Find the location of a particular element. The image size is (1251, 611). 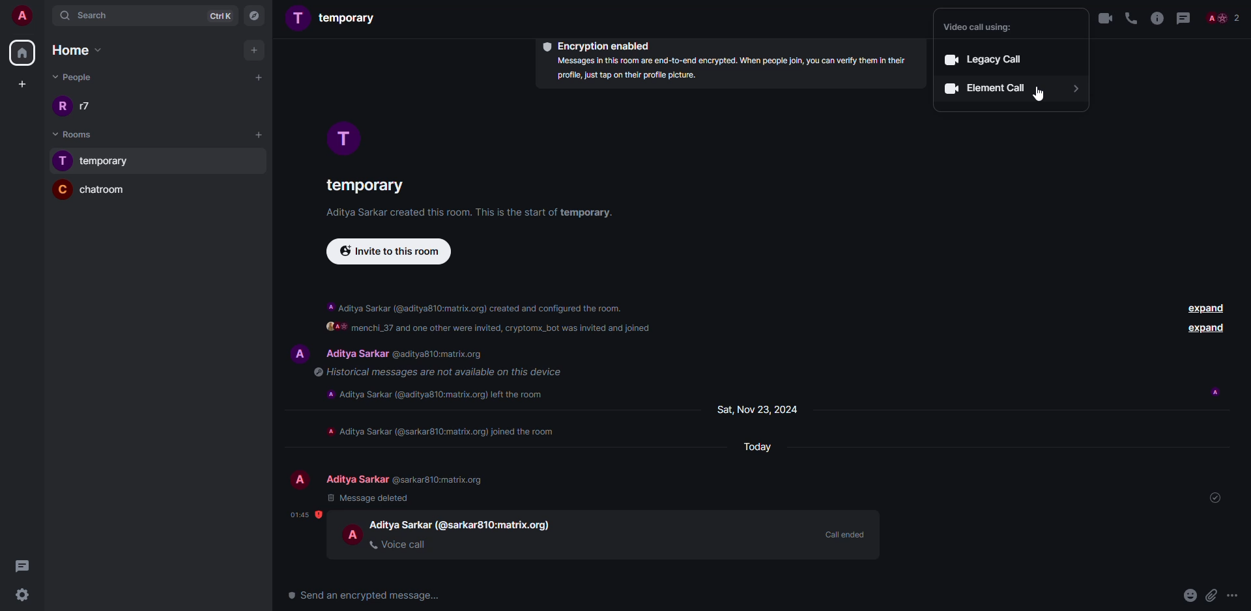

emoji is located at coordinates (1189, 595).